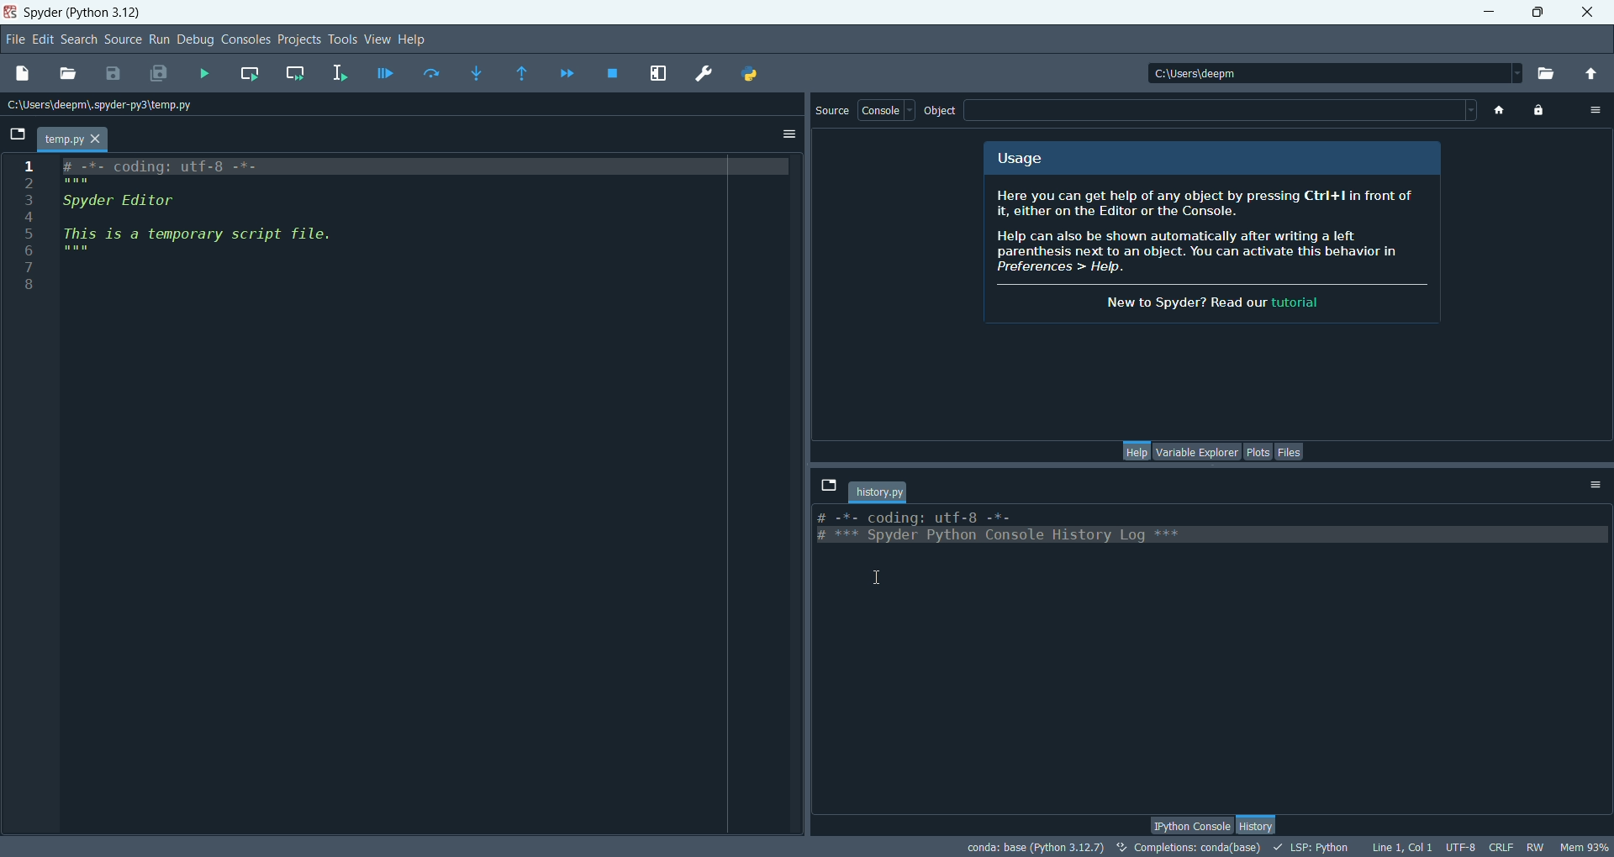 Image resolution: width=1614 pixels, height=857 pixels. Describe the element at coordinates (1604, 652) in the screenshot. I see `vertical scroll bar` at that location.